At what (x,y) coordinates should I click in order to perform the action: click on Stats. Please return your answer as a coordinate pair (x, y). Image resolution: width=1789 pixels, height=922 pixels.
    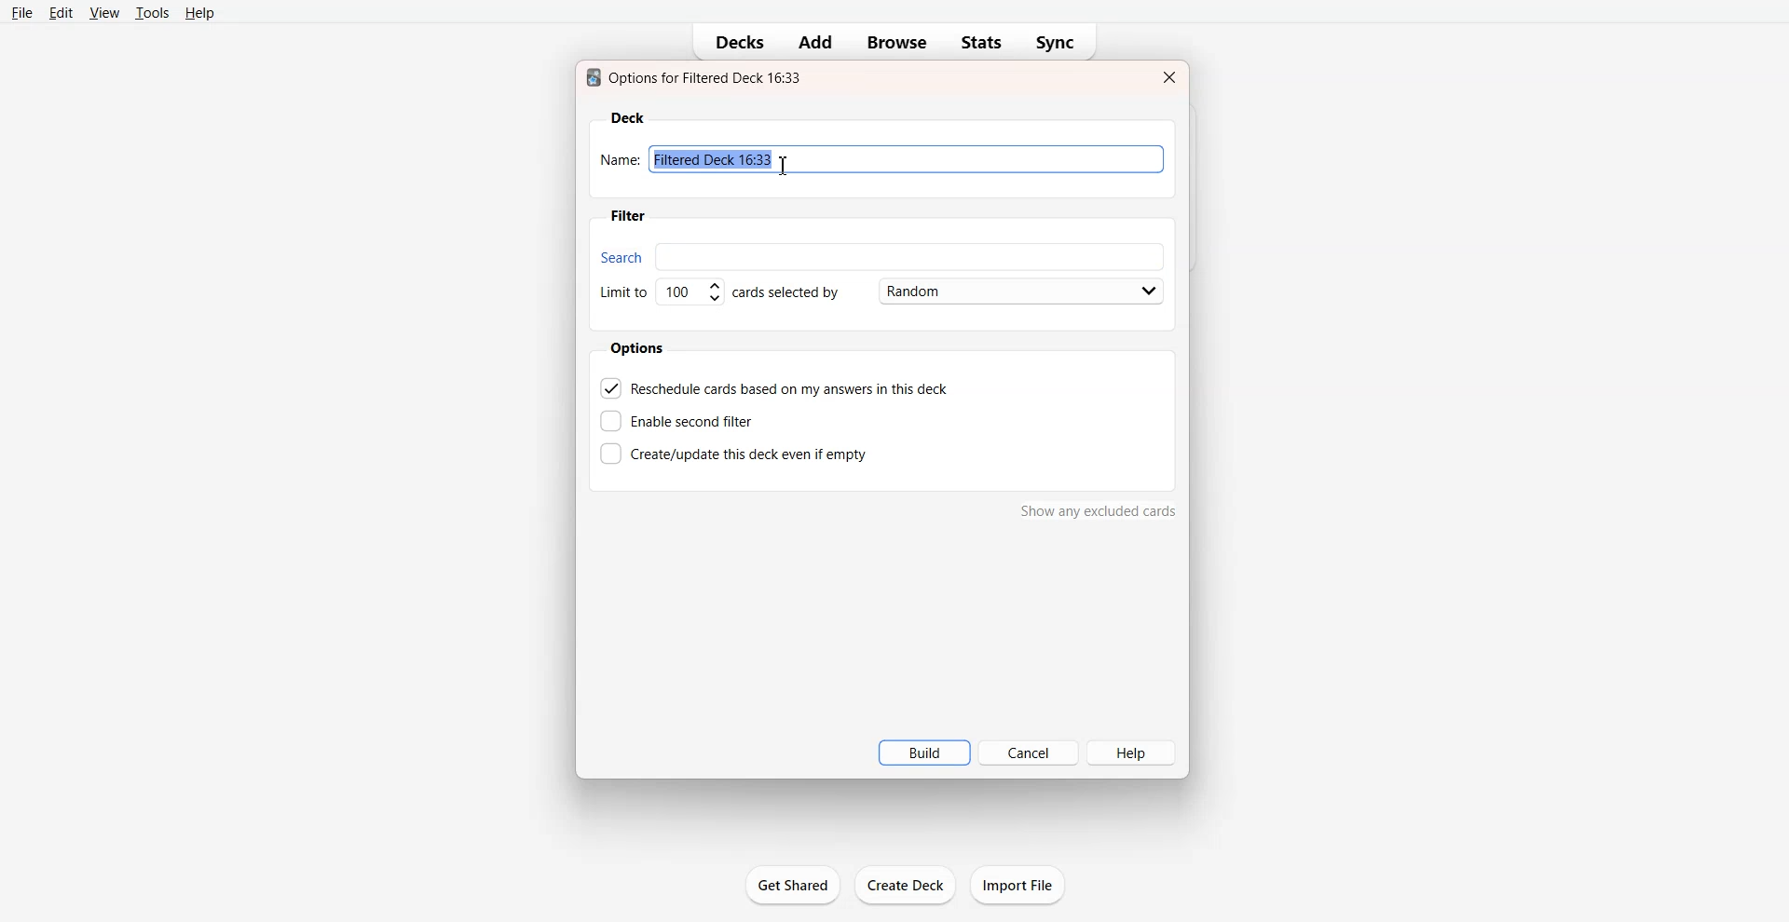
    Looking at the image, I should click on (981, 43).